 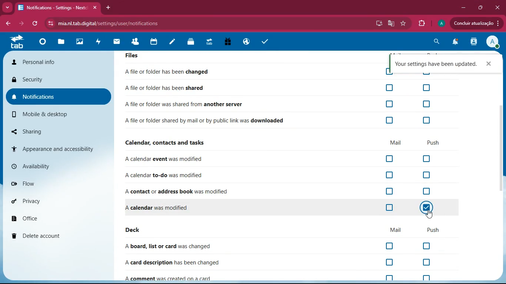 What do you see at coordinates (45, 43) in the screenshot?
I see `home` at bounding box center [45, 43].